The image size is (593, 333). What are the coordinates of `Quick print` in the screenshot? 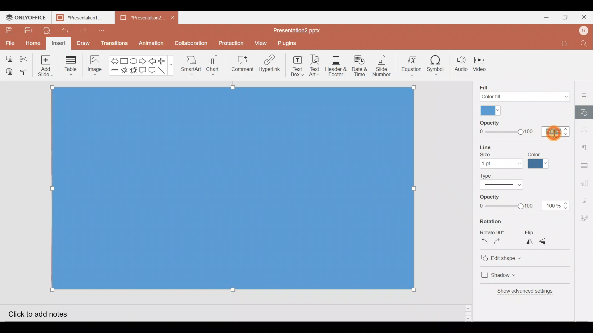 It's located at (44, 31).